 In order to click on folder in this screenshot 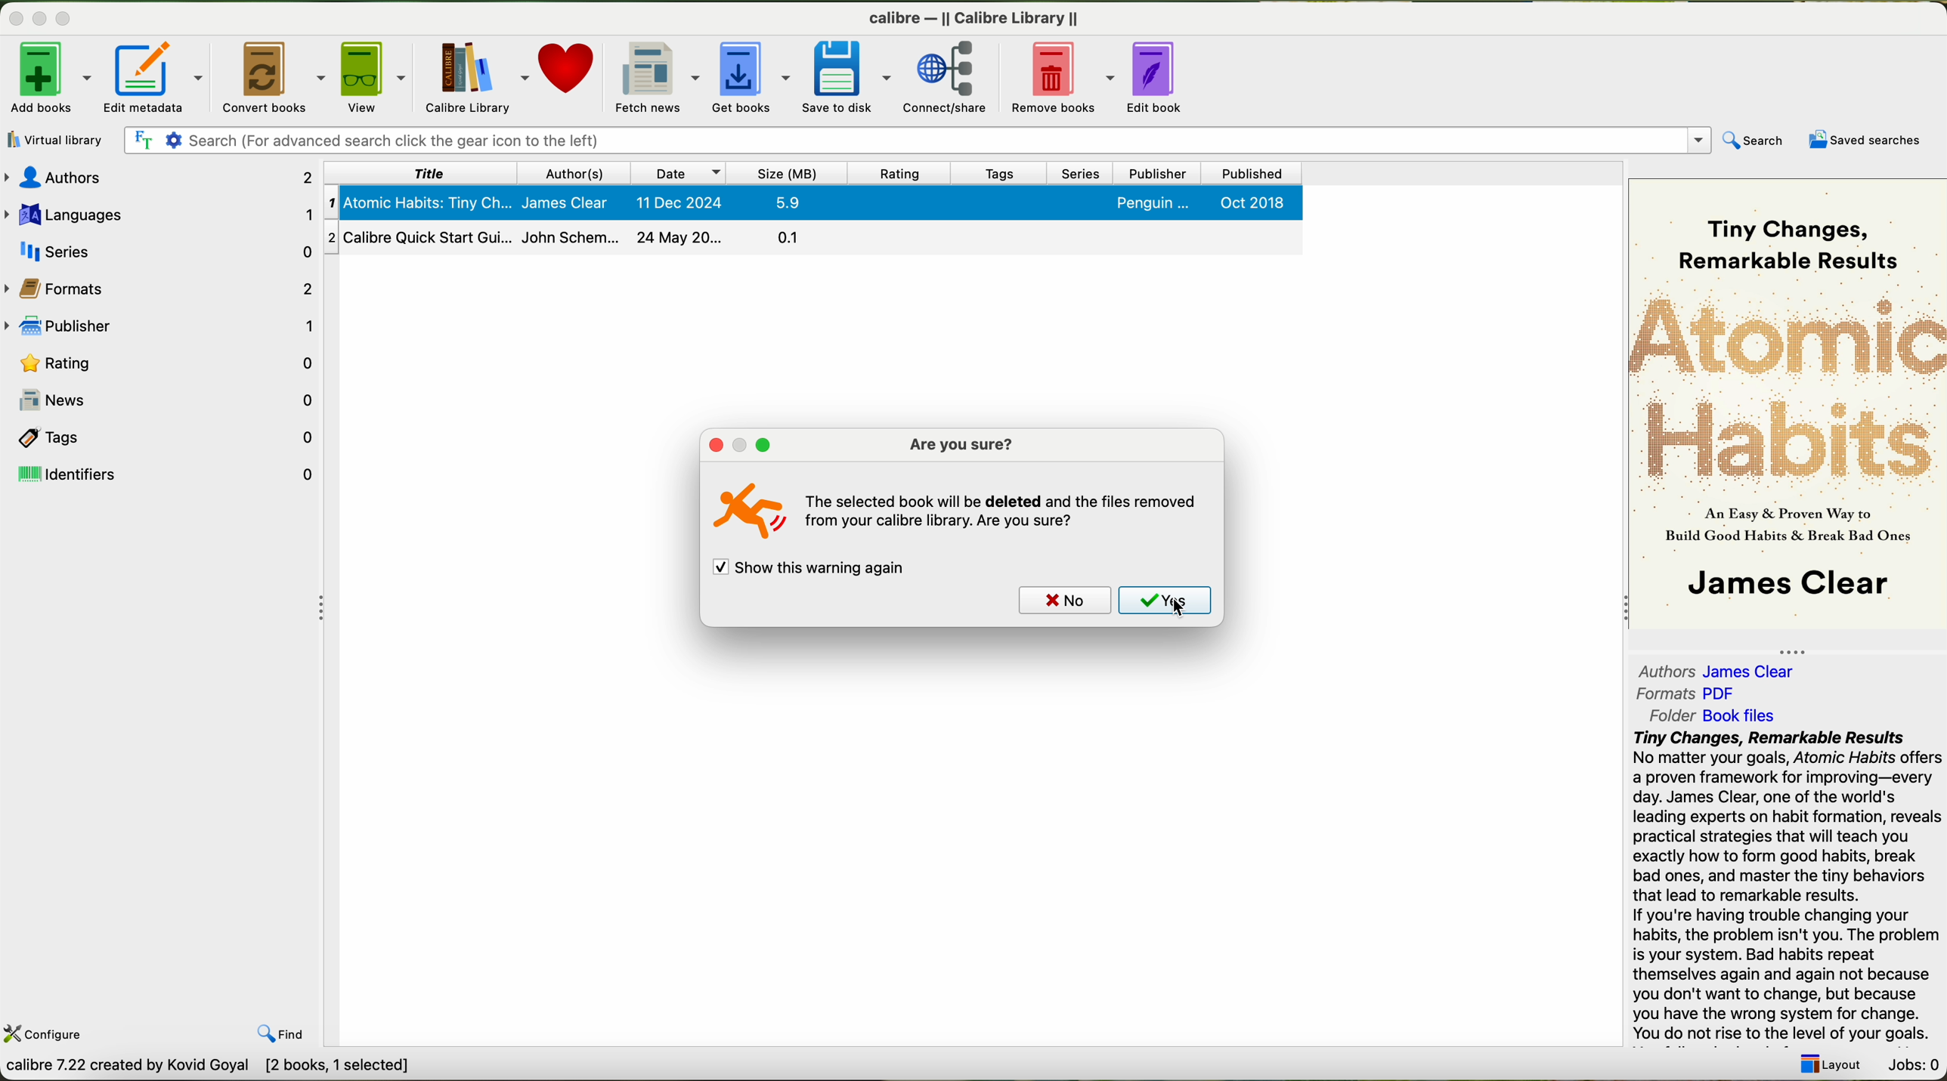, I will do `click(1723, 715)`.